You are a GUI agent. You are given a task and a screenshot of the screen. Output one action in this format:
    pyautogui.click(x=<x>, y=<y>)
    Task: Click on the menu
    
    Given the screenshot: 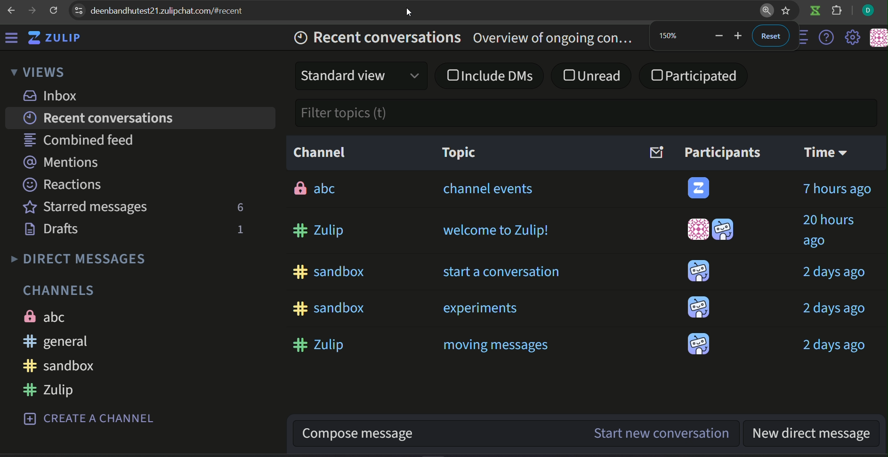 What is the action you would take?
    pyautogui.click(x=12, y=37)
    